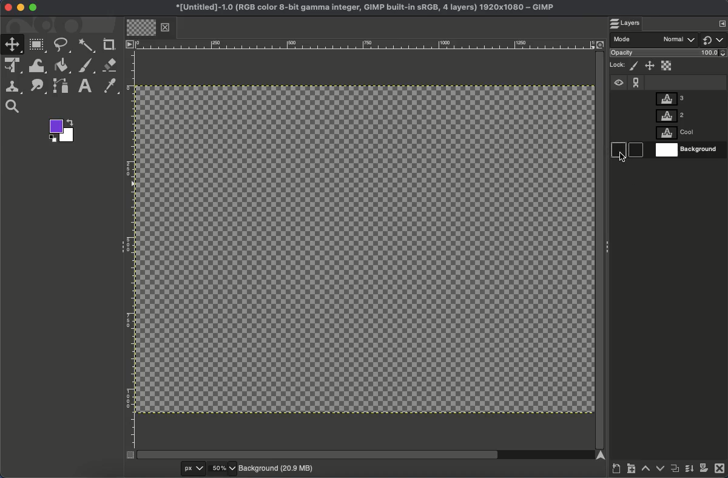  What do you see at coordinates (130, 250) in the screenshot?
I see `Ruler` at bounding box center [130, 250].